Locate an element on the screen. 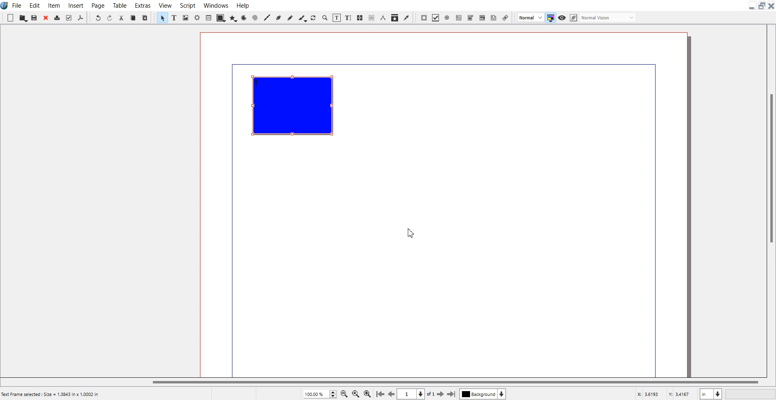 This screenshot has height=400, width=776. New is located at coordinates (10, 18).